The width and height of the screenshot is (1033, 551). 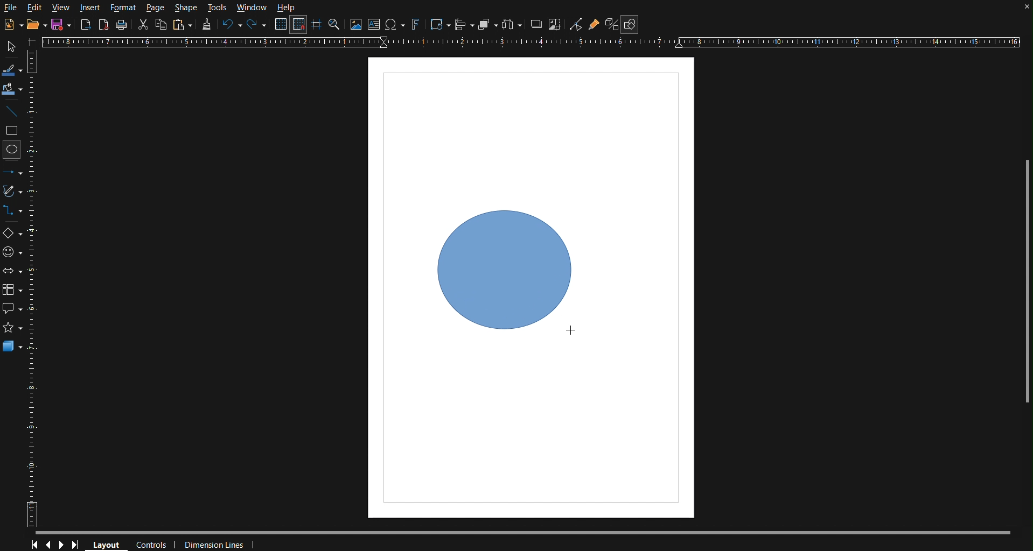 What do you see at coordinates (218, 6) in the screenshot?
I see `Tools` at bounding box center [218, 6].